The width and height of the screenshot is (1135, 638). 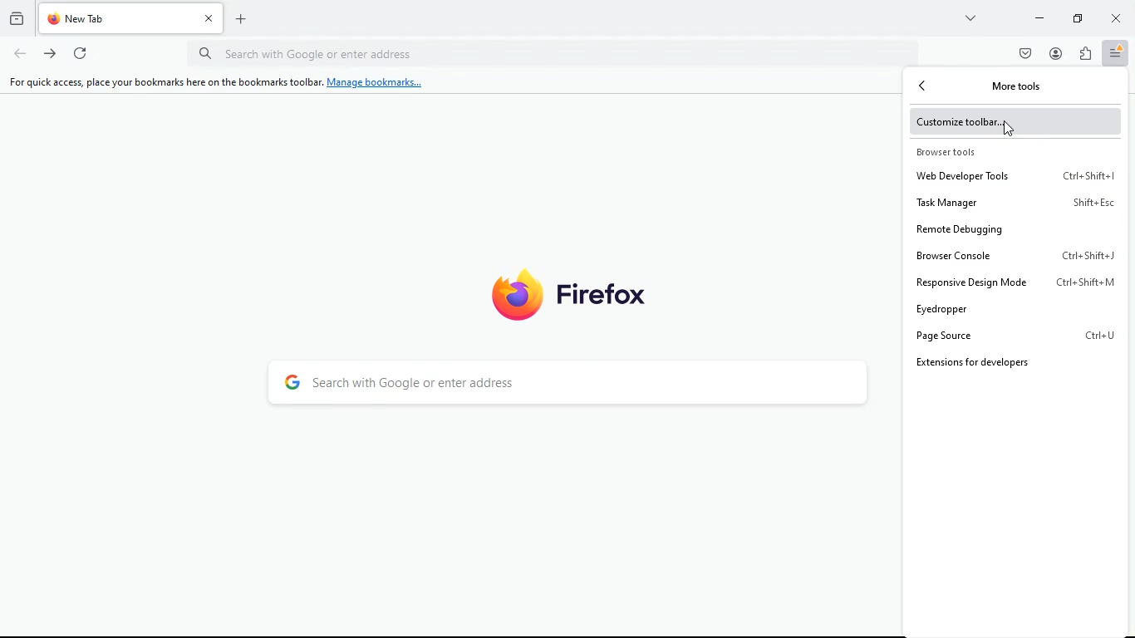 I want to click on url, so click(x=543, y=53).